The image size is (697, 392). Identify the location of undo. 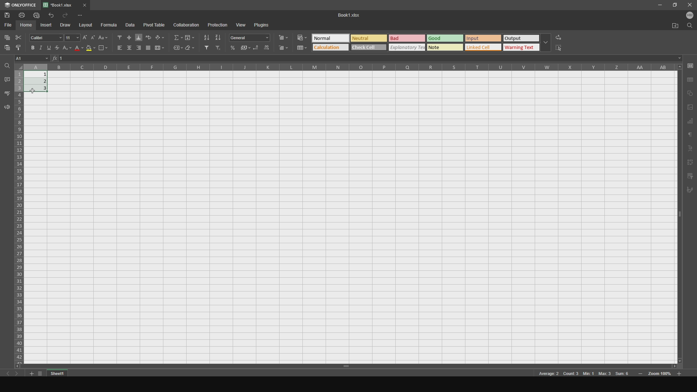
(50, 15).